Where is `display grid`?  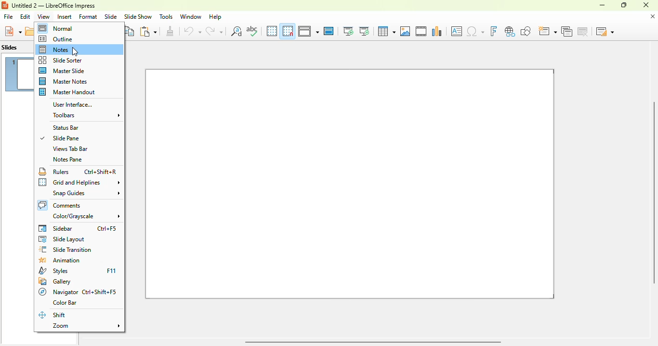 display grid is located at coordinates (272, 31).